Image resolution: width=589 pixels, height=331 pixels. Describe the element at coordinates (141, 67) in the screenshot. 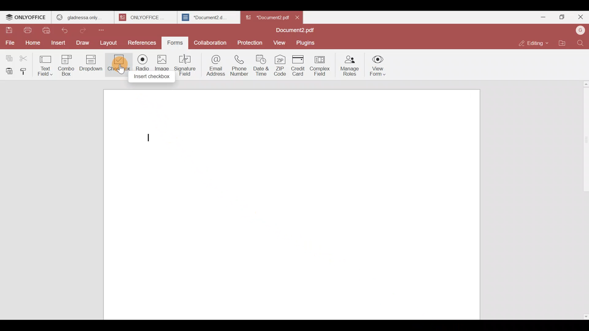

I see `Radio` at that location.